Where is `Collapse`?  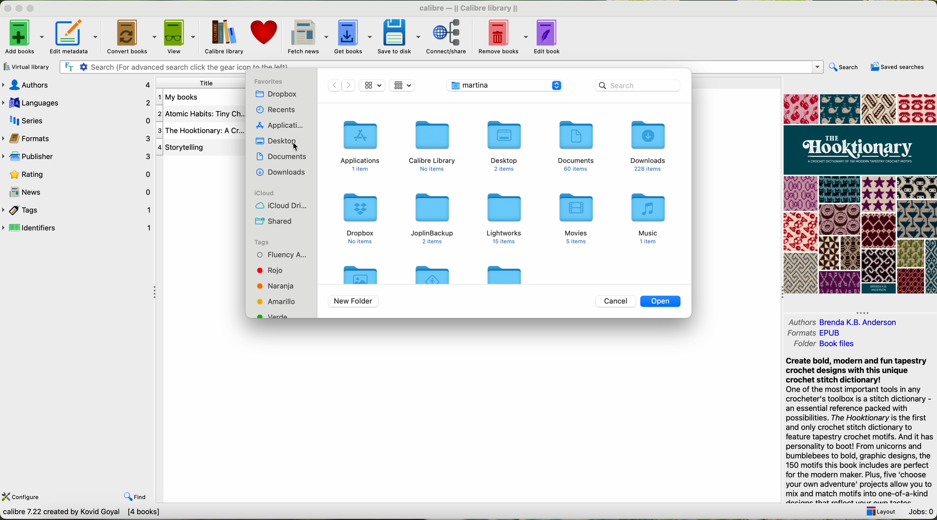 Collapse is located at coordinates (154, 295).